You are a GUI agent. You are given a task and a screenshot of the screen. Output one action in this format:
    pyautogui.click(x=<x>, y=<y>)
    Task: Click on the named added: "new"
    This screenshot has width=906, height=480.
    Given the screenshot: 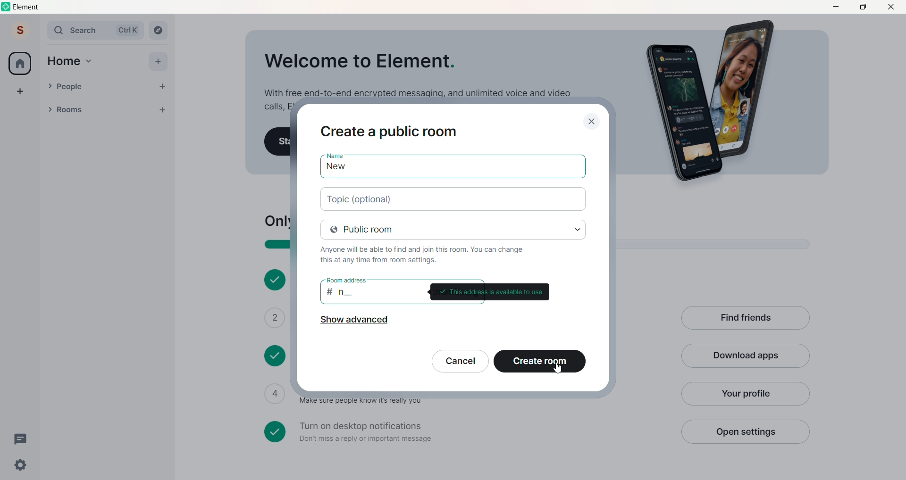 What is the action you would take?
    pyautogui.click(x=453, y=168)
    